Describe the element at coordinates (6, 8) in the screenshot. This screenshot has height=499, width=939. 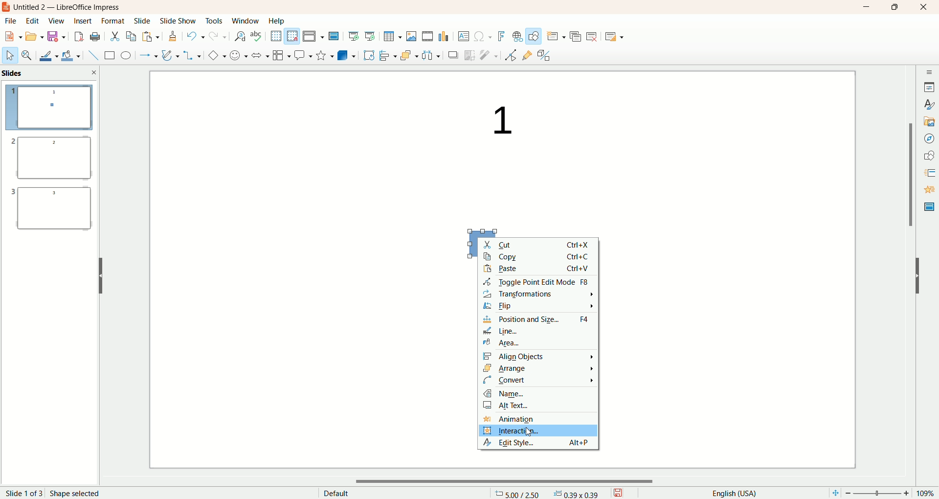
I see `logo` at that location.